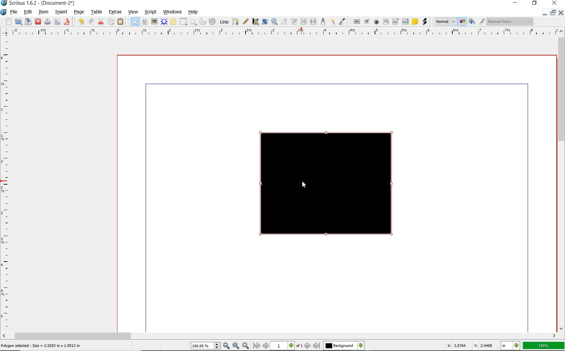 This screenshot has height=351, width=565. I want to click on windows, so click(171, 12).